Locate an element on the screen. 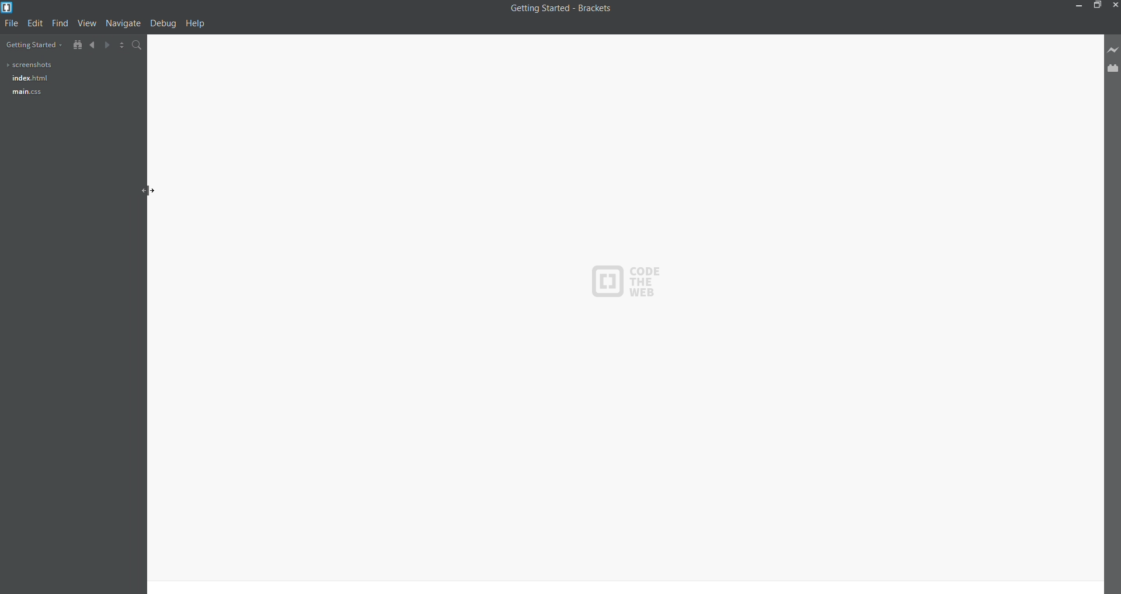 This screenshot has width=1121, height=594. split is located at coordinates (118, 46).